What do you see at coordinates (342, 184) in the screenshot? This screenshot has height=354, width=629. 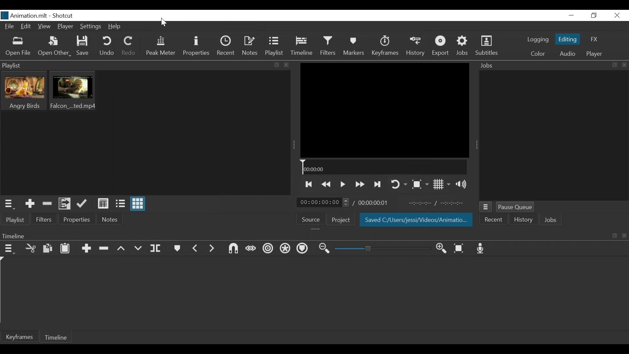 I see `Toggle Play or pause (space)` at bounding box center [342, 184].